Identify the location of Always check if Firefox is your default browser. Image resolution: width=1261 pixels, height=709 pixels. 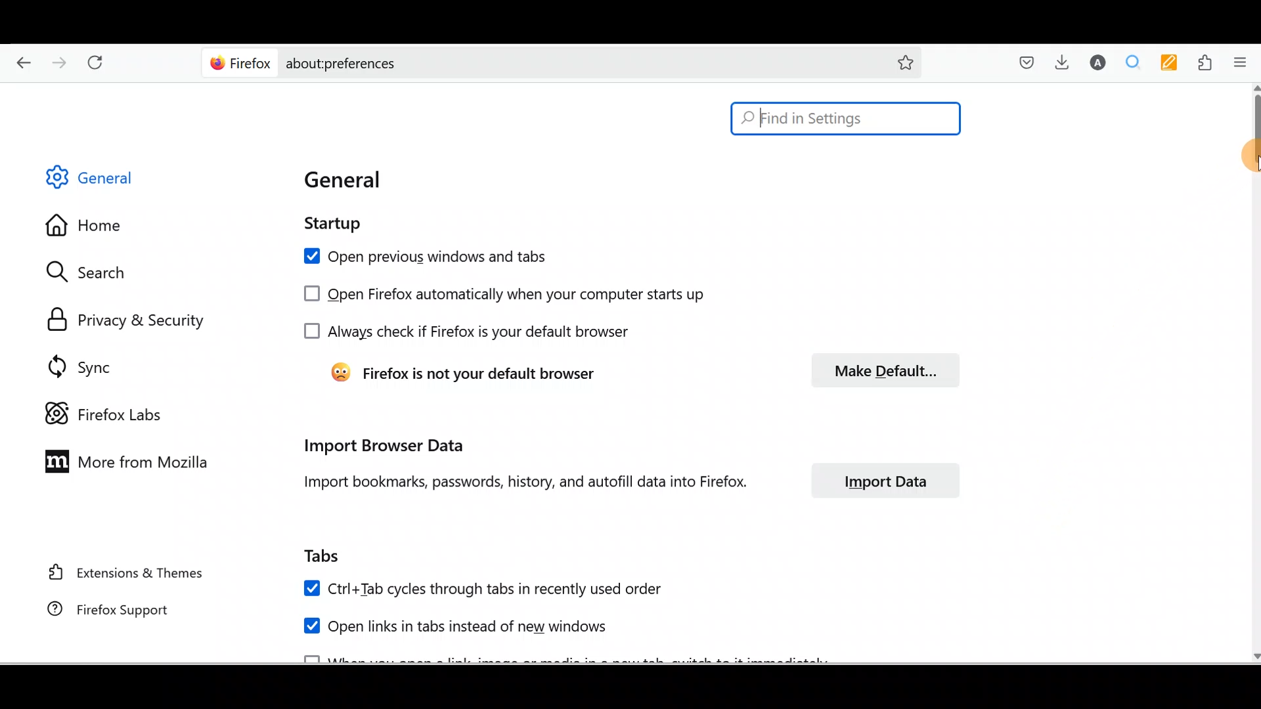
(464, 329).